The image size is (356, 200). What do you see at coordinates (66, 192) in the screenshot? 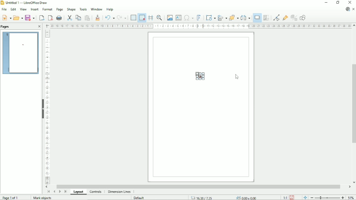
I see `Scroll to last page` at bounding box center [66, 192].